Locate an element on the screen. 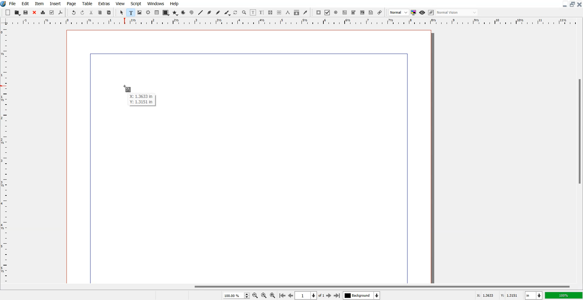 Image resolution: width=583 pixels, height=300 pixels. Go to previous Page is located at coordinates (291, 295).